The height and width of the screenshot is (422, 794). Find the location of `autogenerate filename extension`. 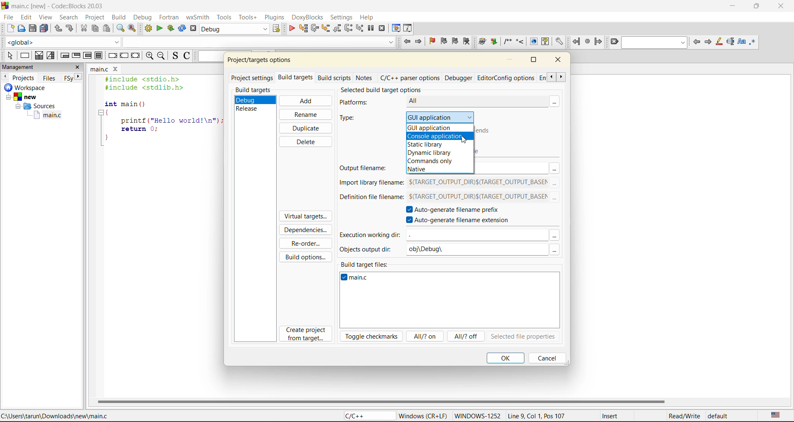

autogenerate filename extension is located at coordinates (462, 221).